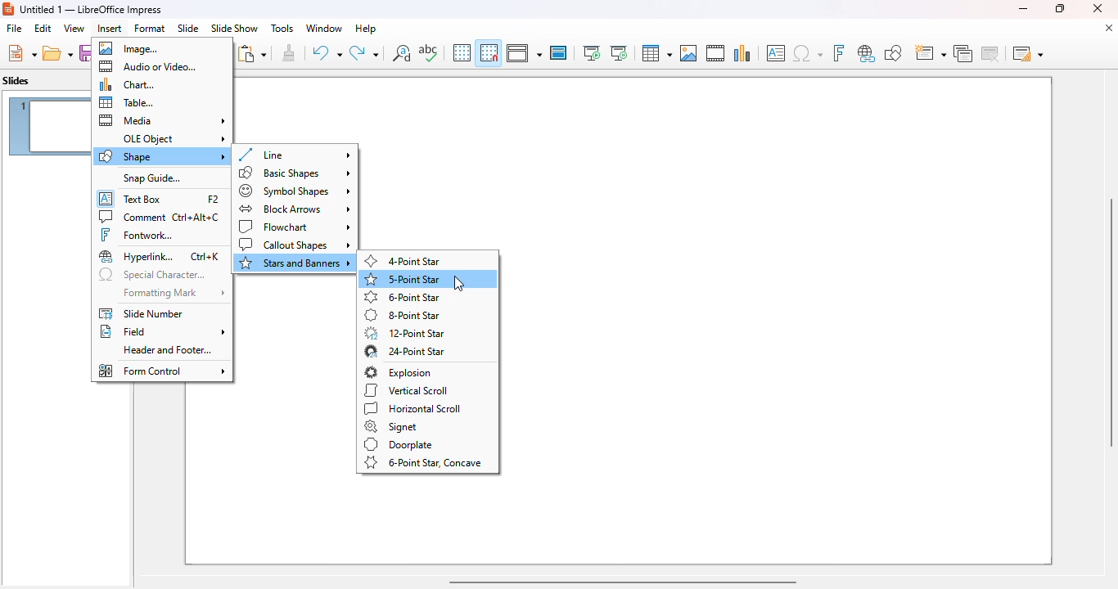  What do you see at coordinates (892, 52) in the screenshot?
I see `show draw functions` at bounding box center [892, 52].